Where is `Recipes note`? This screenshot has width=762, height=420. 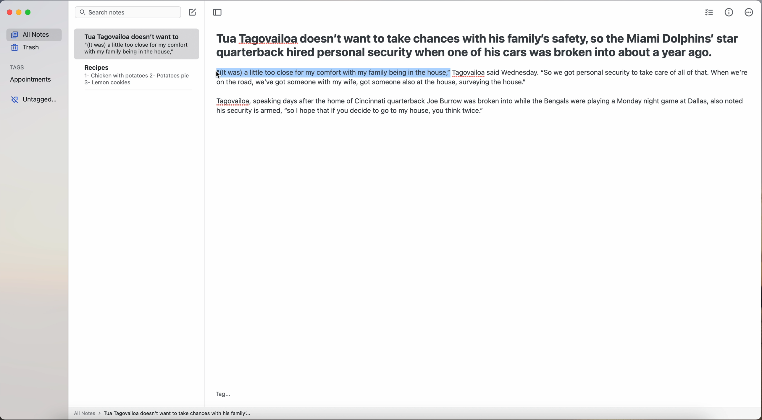
Recipes note is located at coordinates (137, 77).